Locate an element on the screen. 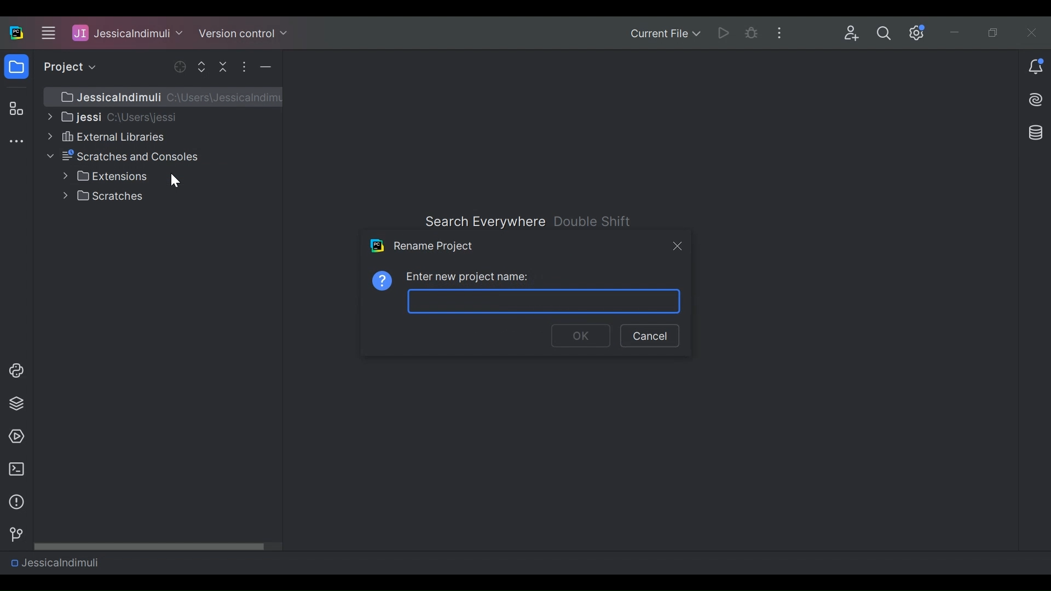 This screenshot has height=591, width=1051. Search is located at coordinates (884, 33).